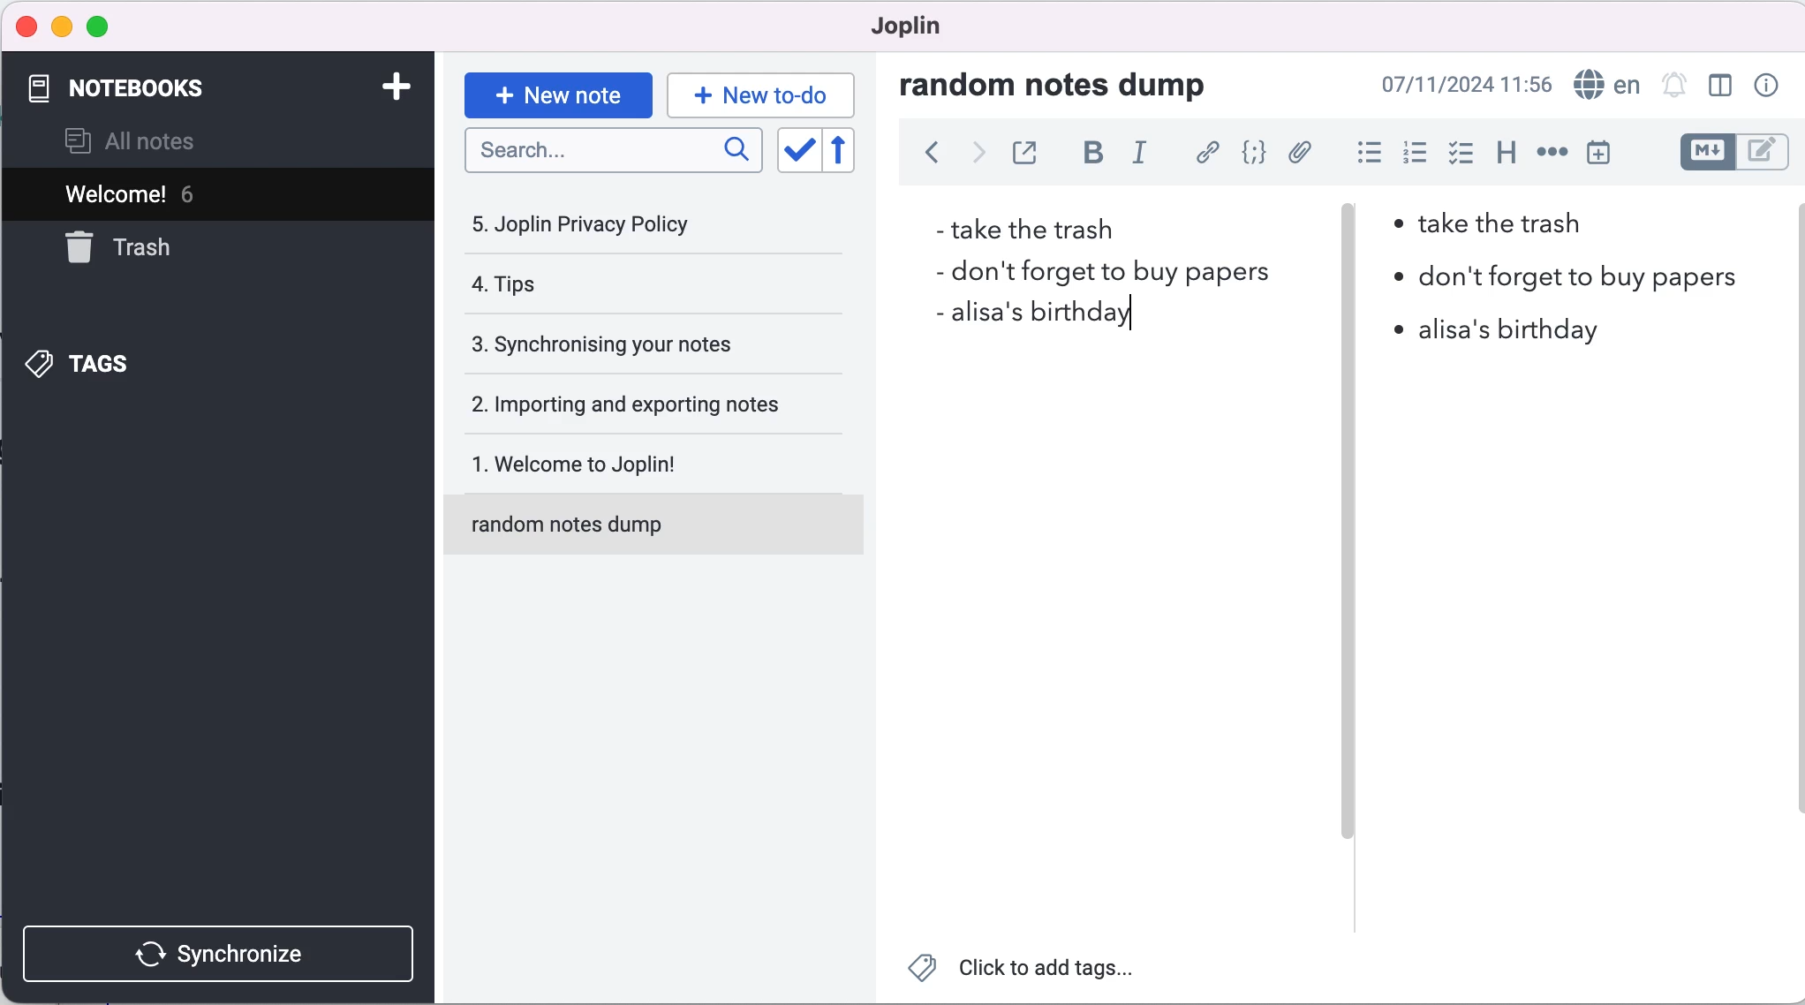 Image resolution: width=1805 pixels, height=1005 pixels. Describe the element at coordinates (610, 288) in the screenshot. I see `tips` at that location.